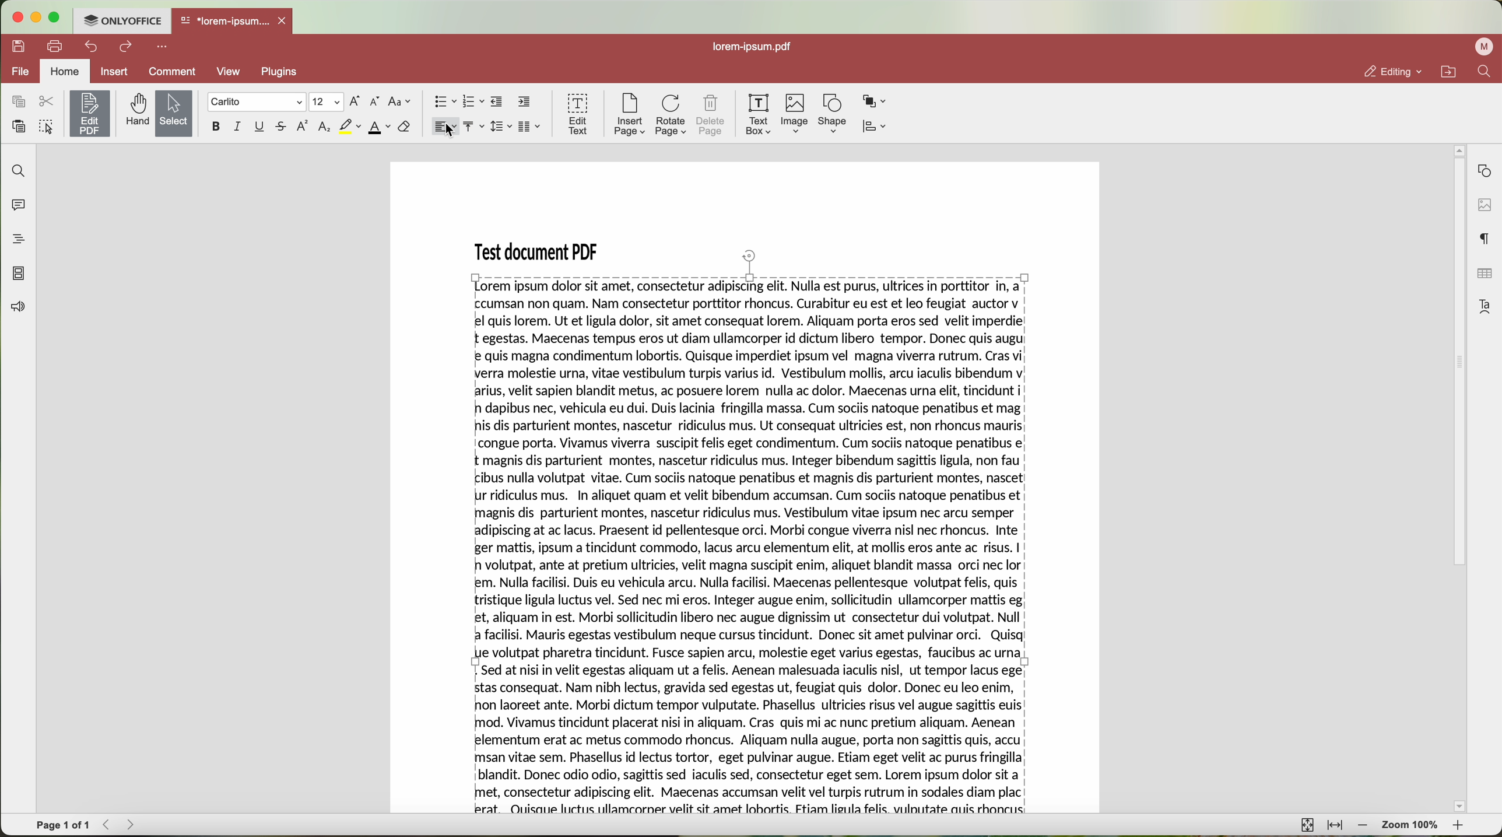 The width and height of the screenshot is (1502, 837). Describe the element at coordinates (1484, 205) in the screenshot. I see `image settings` at that location.